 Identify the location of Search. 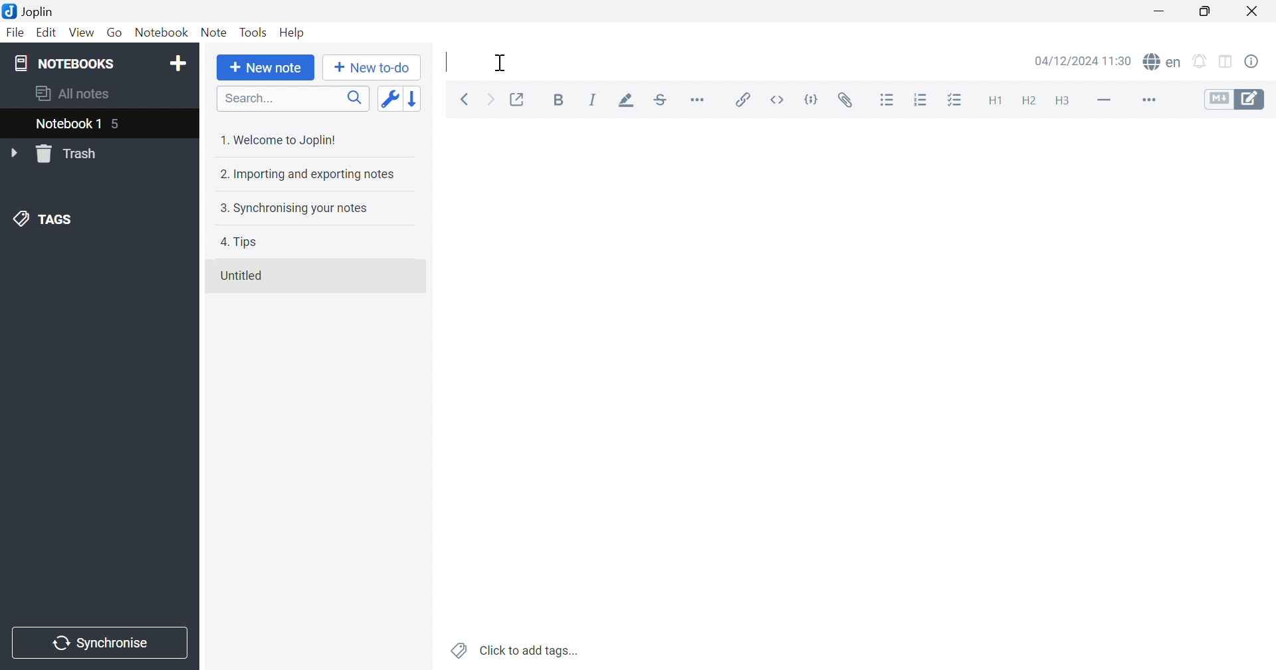
(293, 98).